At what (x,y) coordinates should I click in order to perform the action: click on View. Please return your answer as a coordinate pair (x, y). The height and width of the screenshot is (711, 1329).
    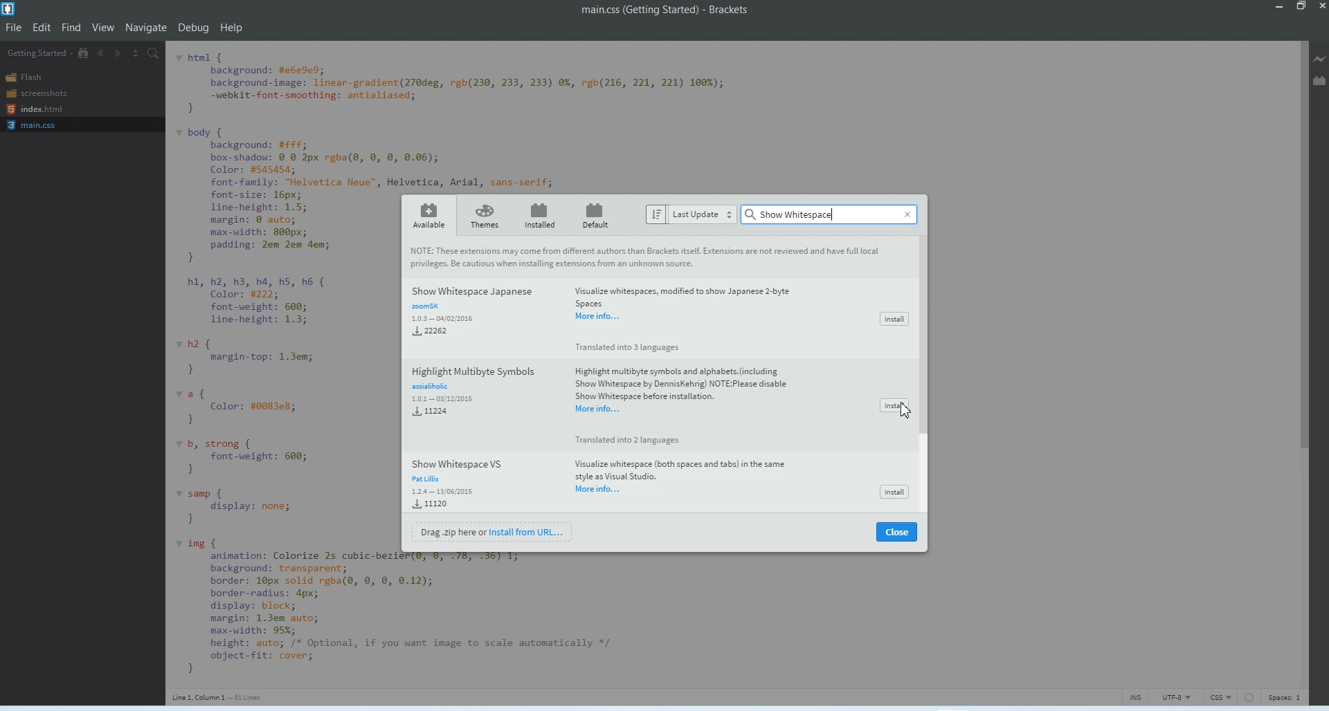
    Looking at the image, I should click on (105, 27).